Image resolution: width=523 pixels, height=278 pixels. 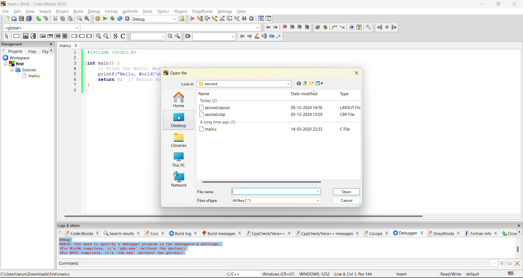 What do you see at coordinates (22, 19) in the screenshot?
I see `save` at bounding box center [22, 19].